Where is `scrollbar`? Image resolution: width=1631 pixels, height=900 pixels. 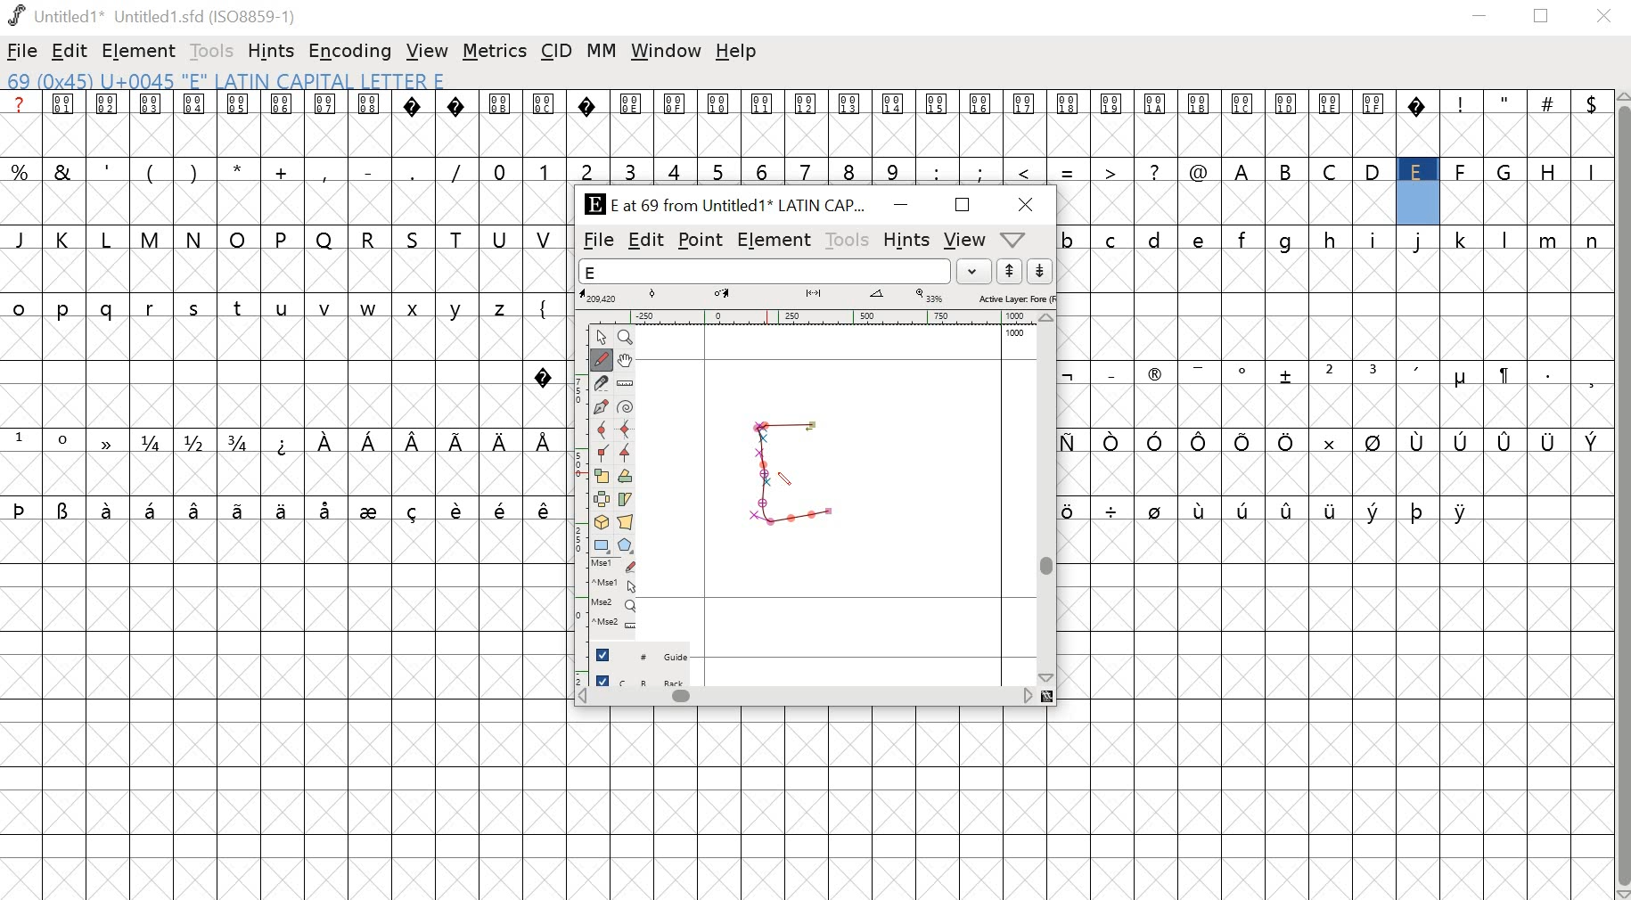
scrollbar is located at coordinates (1621, 495).